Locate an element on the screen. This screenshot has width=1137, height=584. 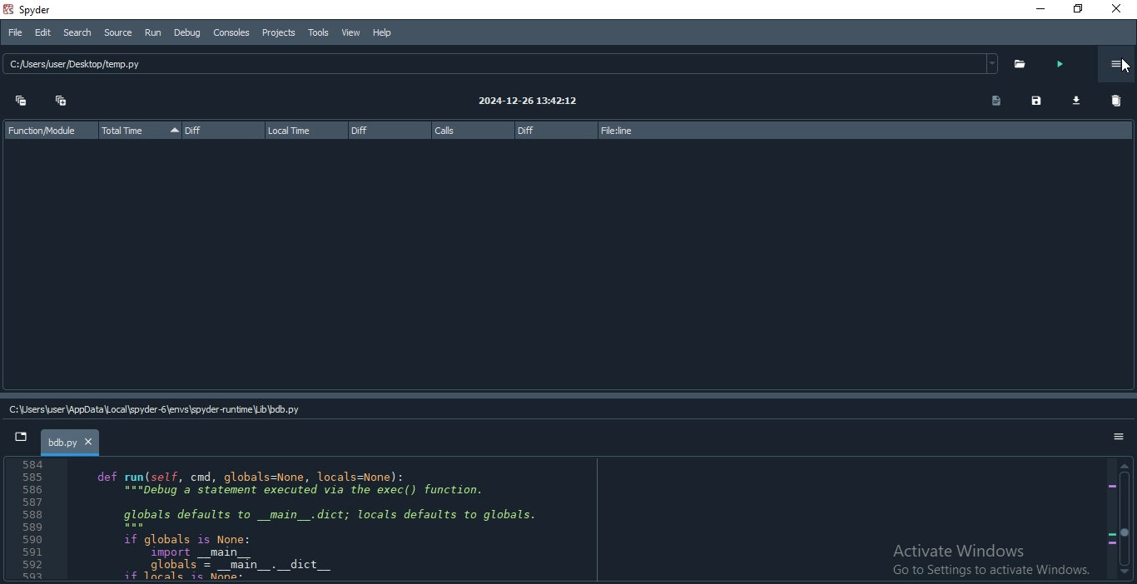
delete all is located at coordinates (1117, 101).